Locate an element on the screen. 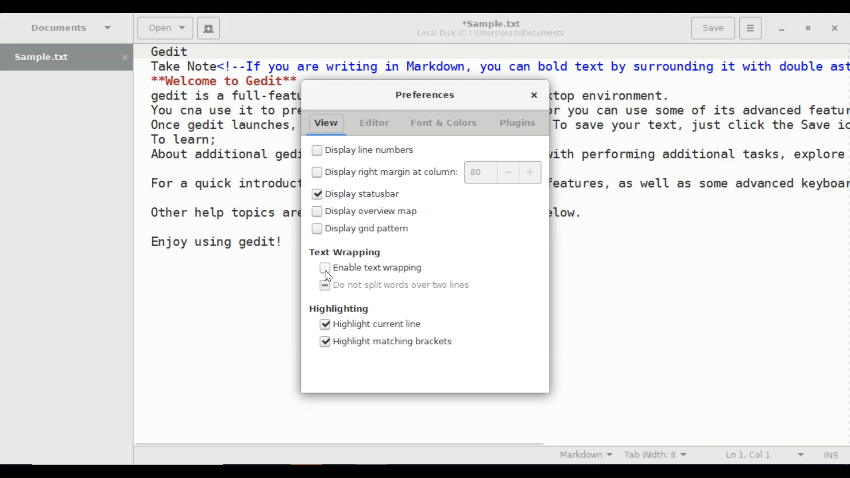 The width and height of the screenshot is (850, 478). Plugins is located at coordinates (517, 123).